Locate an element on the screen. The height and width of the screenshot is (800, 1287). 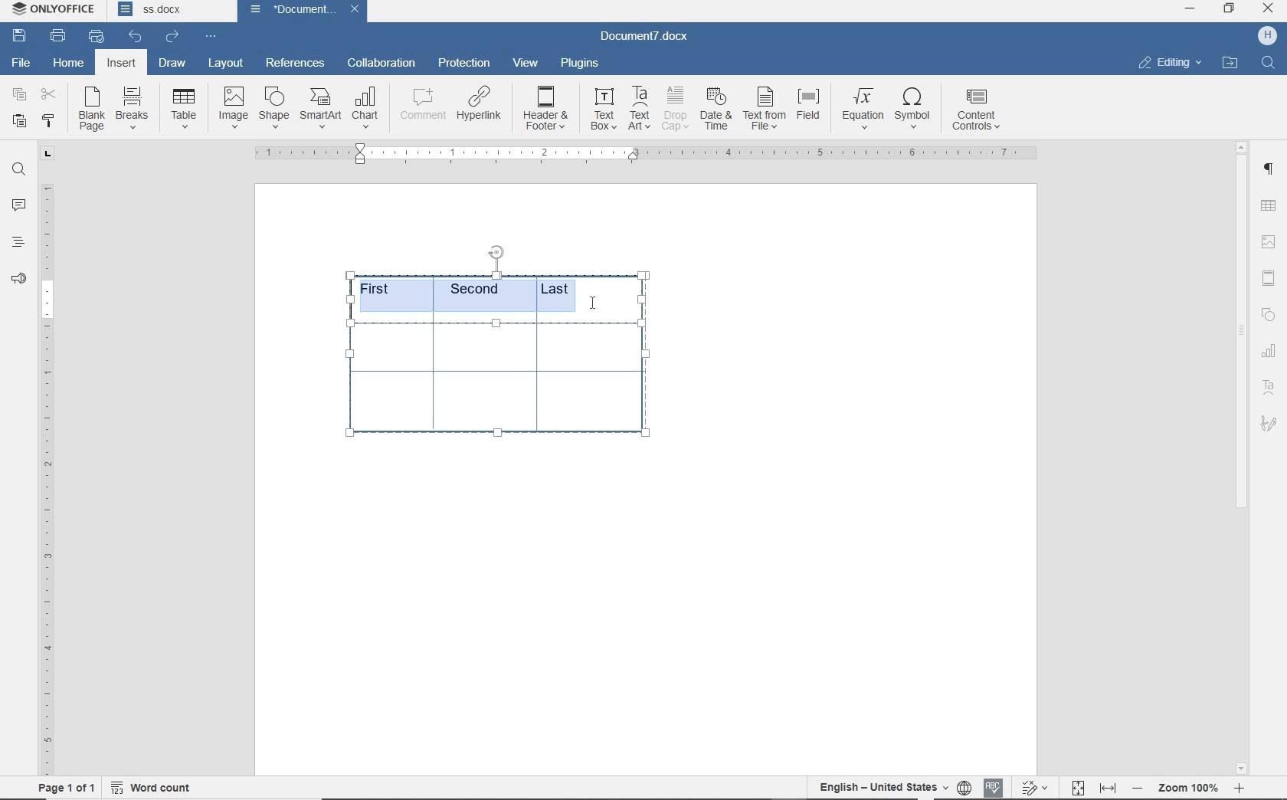
set document language is located at coordinates (964, 785).